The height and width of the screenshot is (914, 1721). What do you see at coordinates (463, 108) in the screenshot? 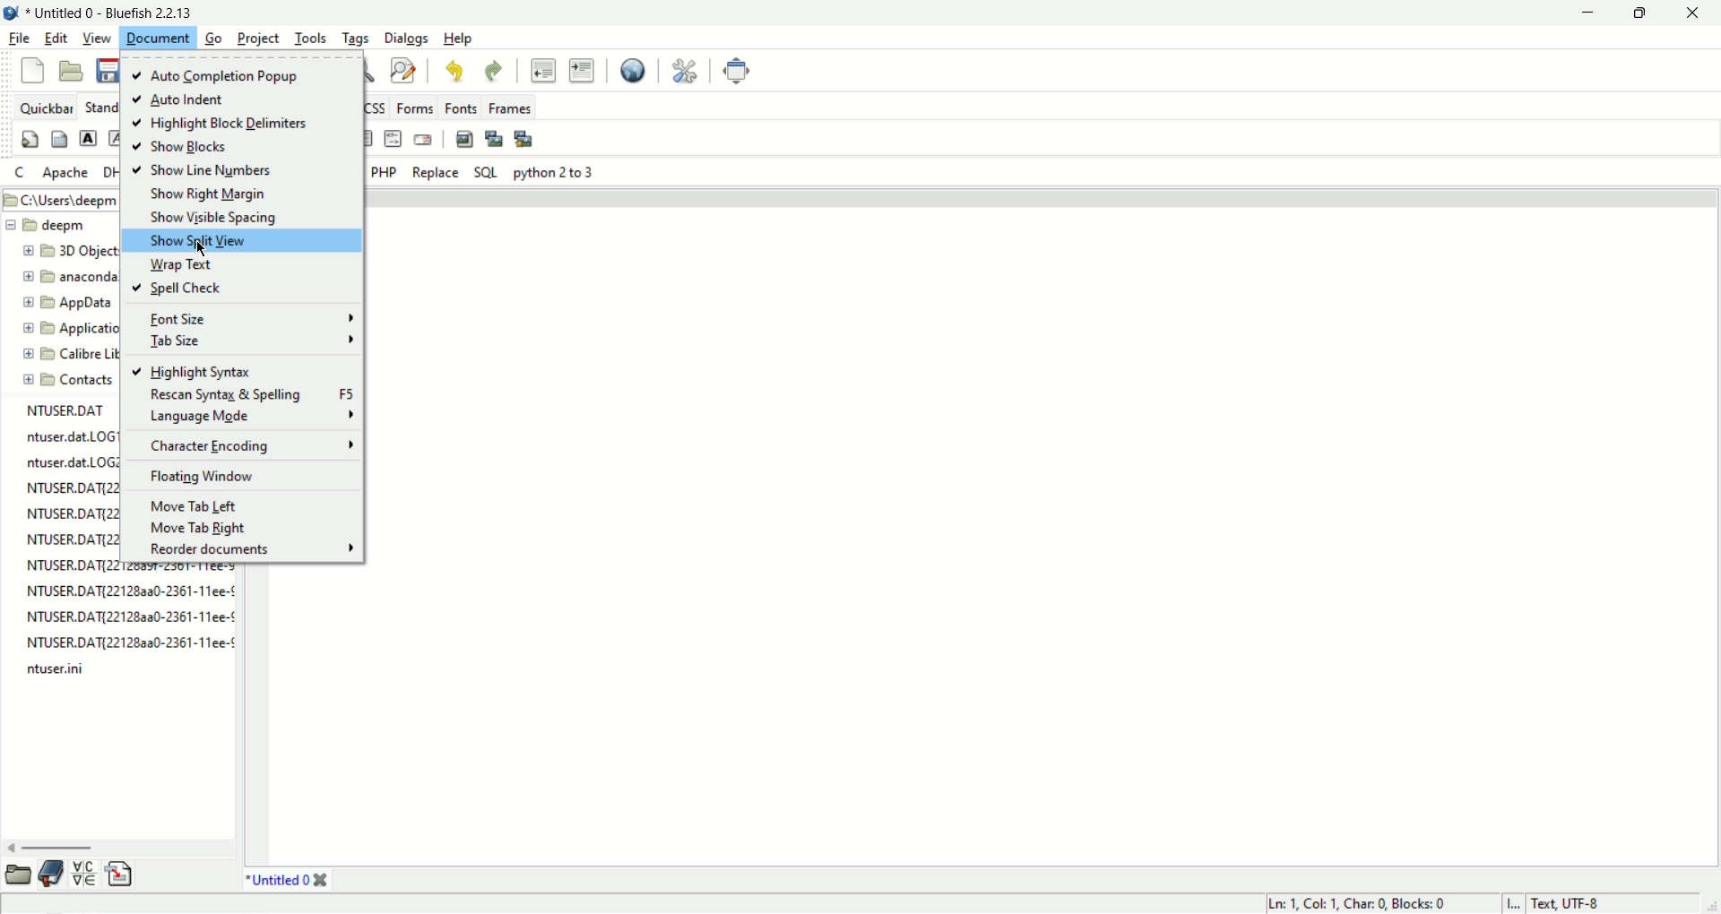
I see `fonts` at bounding box center [463, 108].